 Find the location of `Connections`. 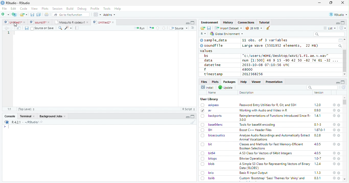

Connections is located at coordinates (246, 22).